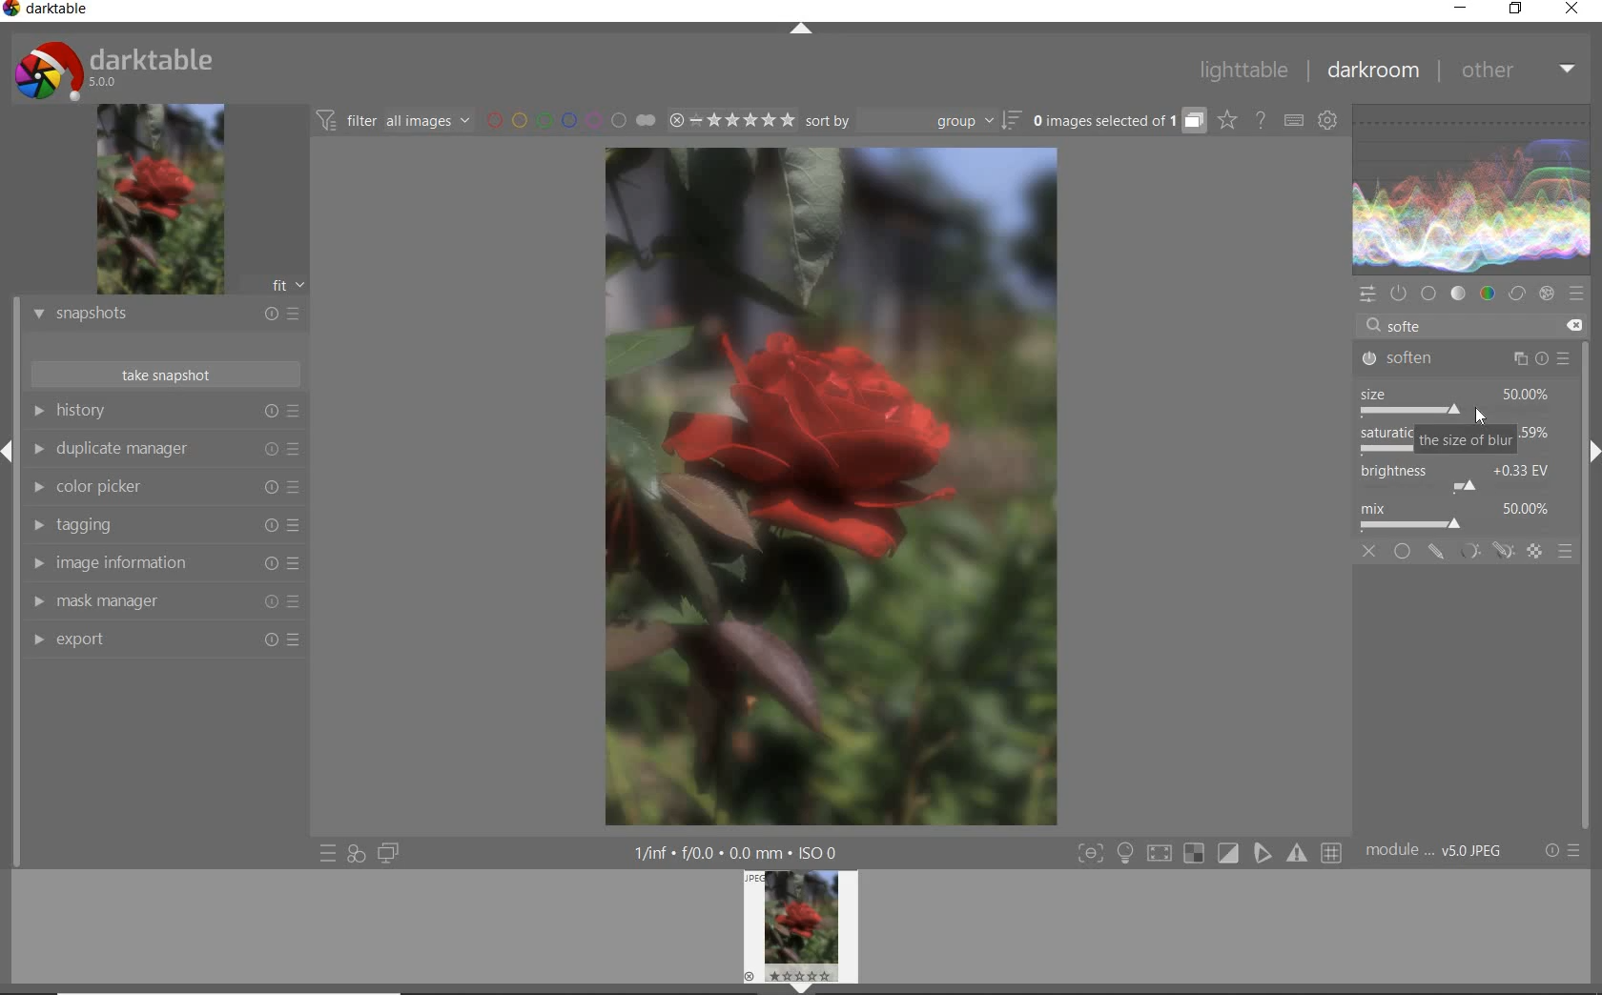  Describe the element at coordinates (1575, 325) in the screenshot. I see `delete` at that location.